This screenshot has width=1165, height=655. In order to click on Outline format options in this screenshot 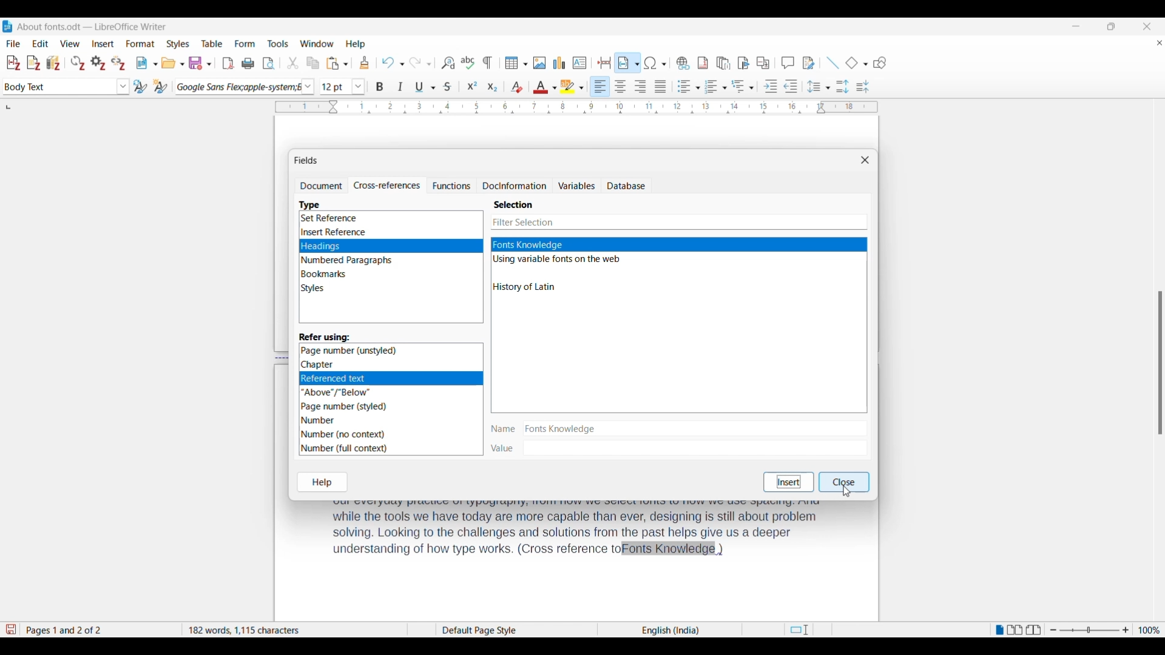, I will do `click(743, 86)`.